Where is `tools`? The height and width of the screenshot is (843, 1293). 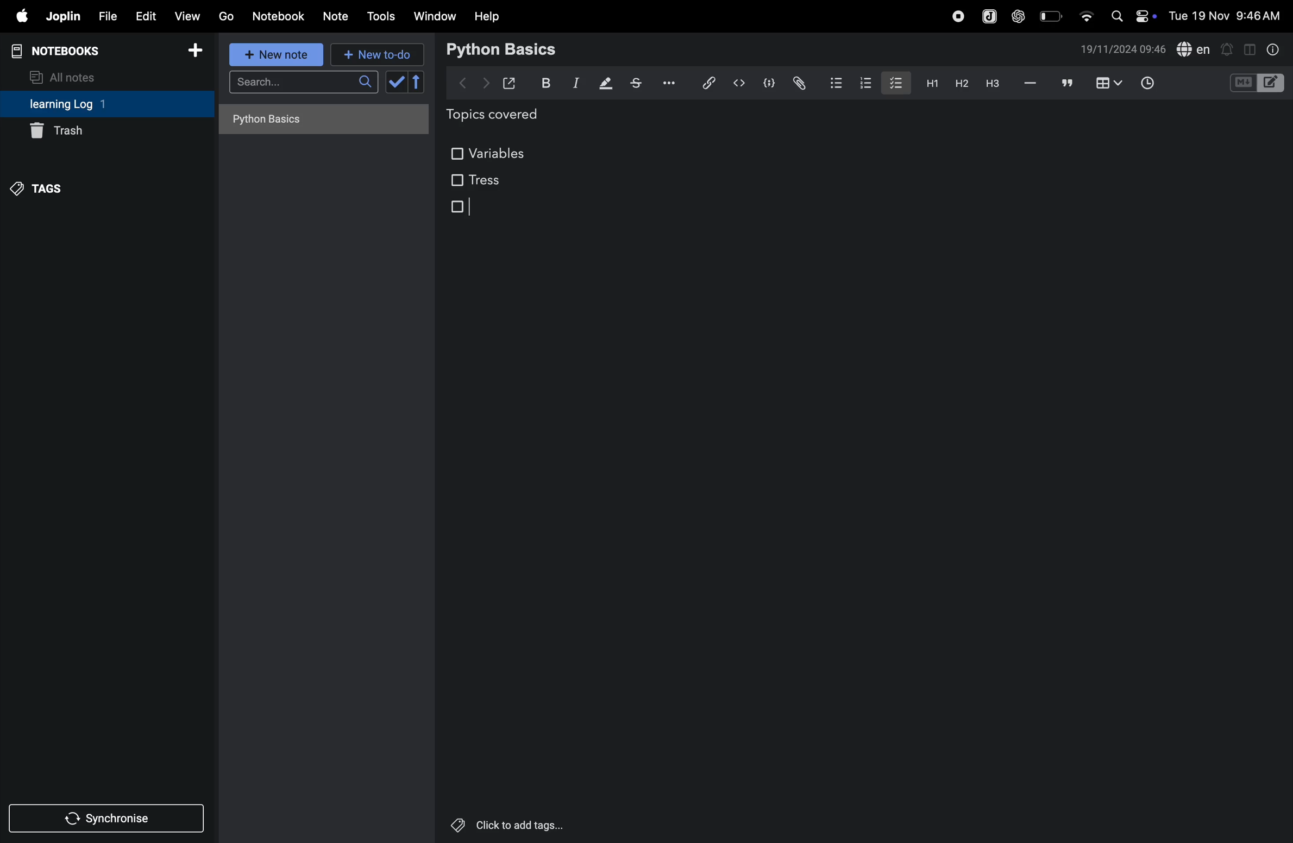
tools is located at coordinates (379, 16).